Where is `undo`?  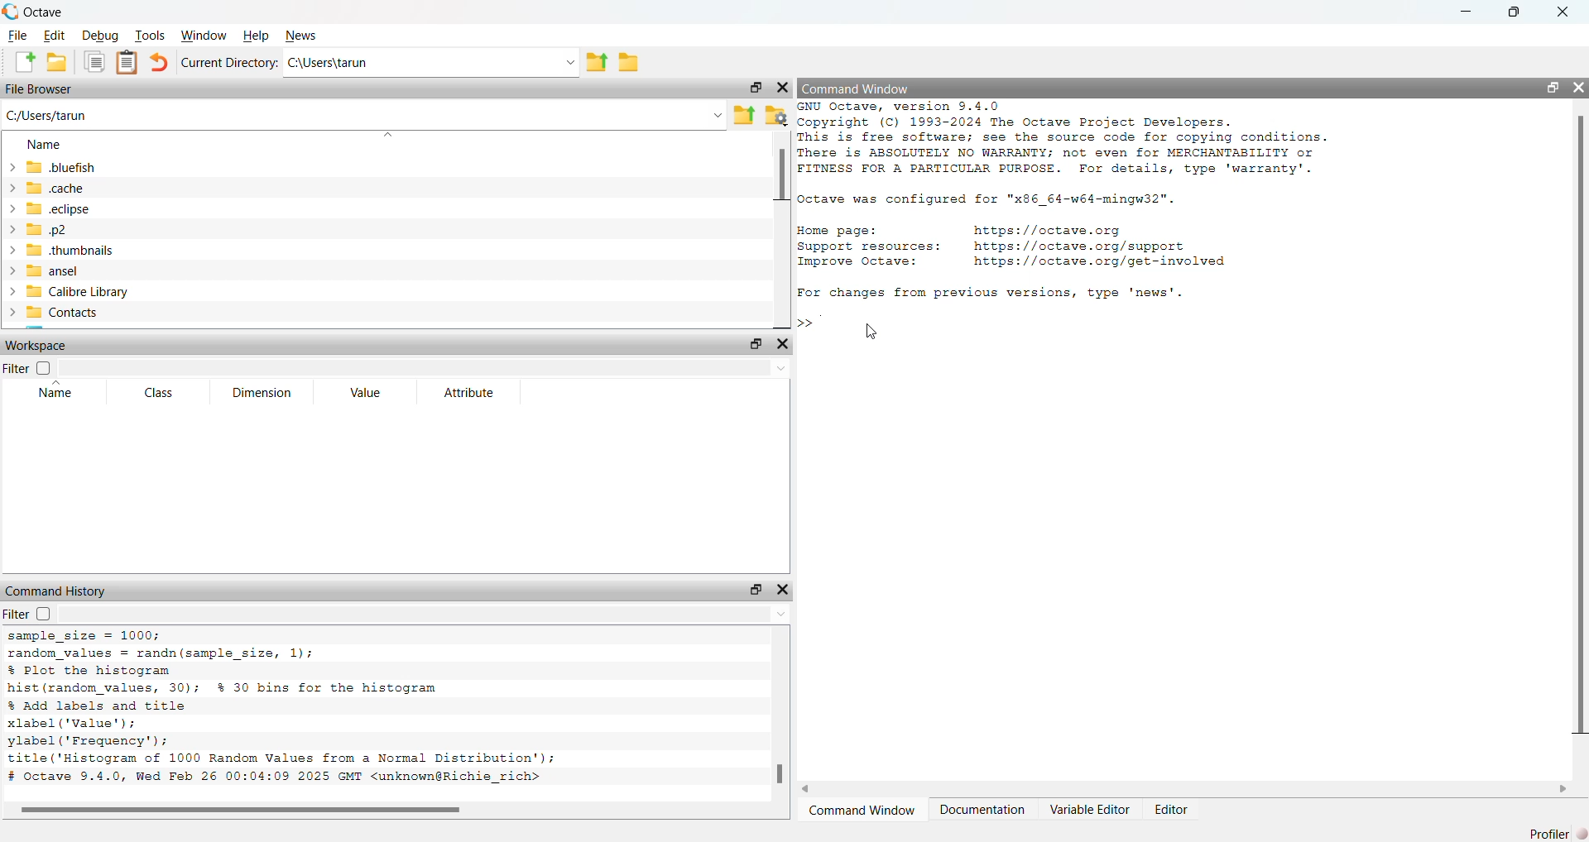
undo is located at coordinates (159, 61).